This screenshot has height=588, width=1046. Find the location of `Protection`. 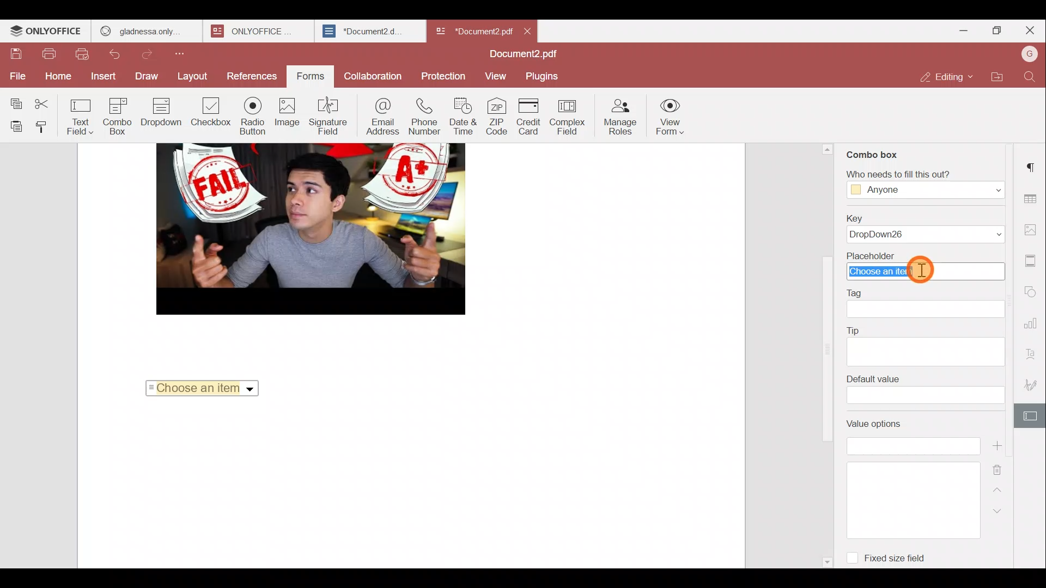

Protection is located at coordinates (442, 74).